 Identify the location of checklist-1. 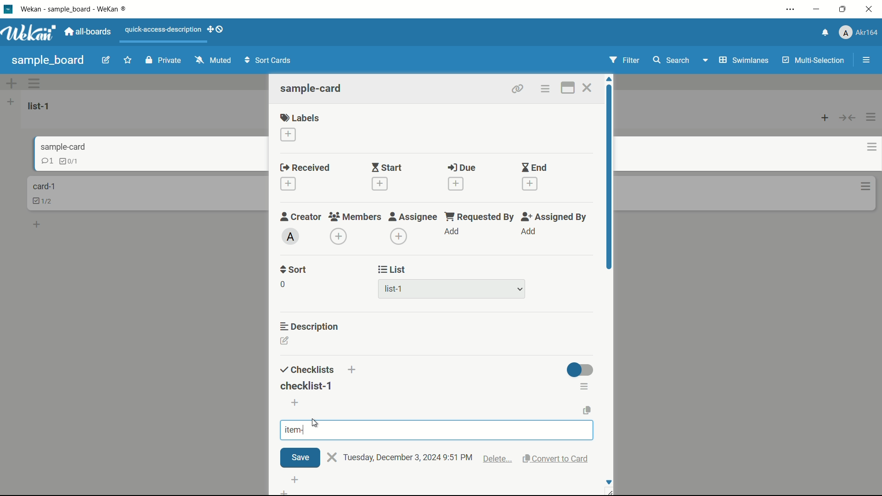
(306, 386).